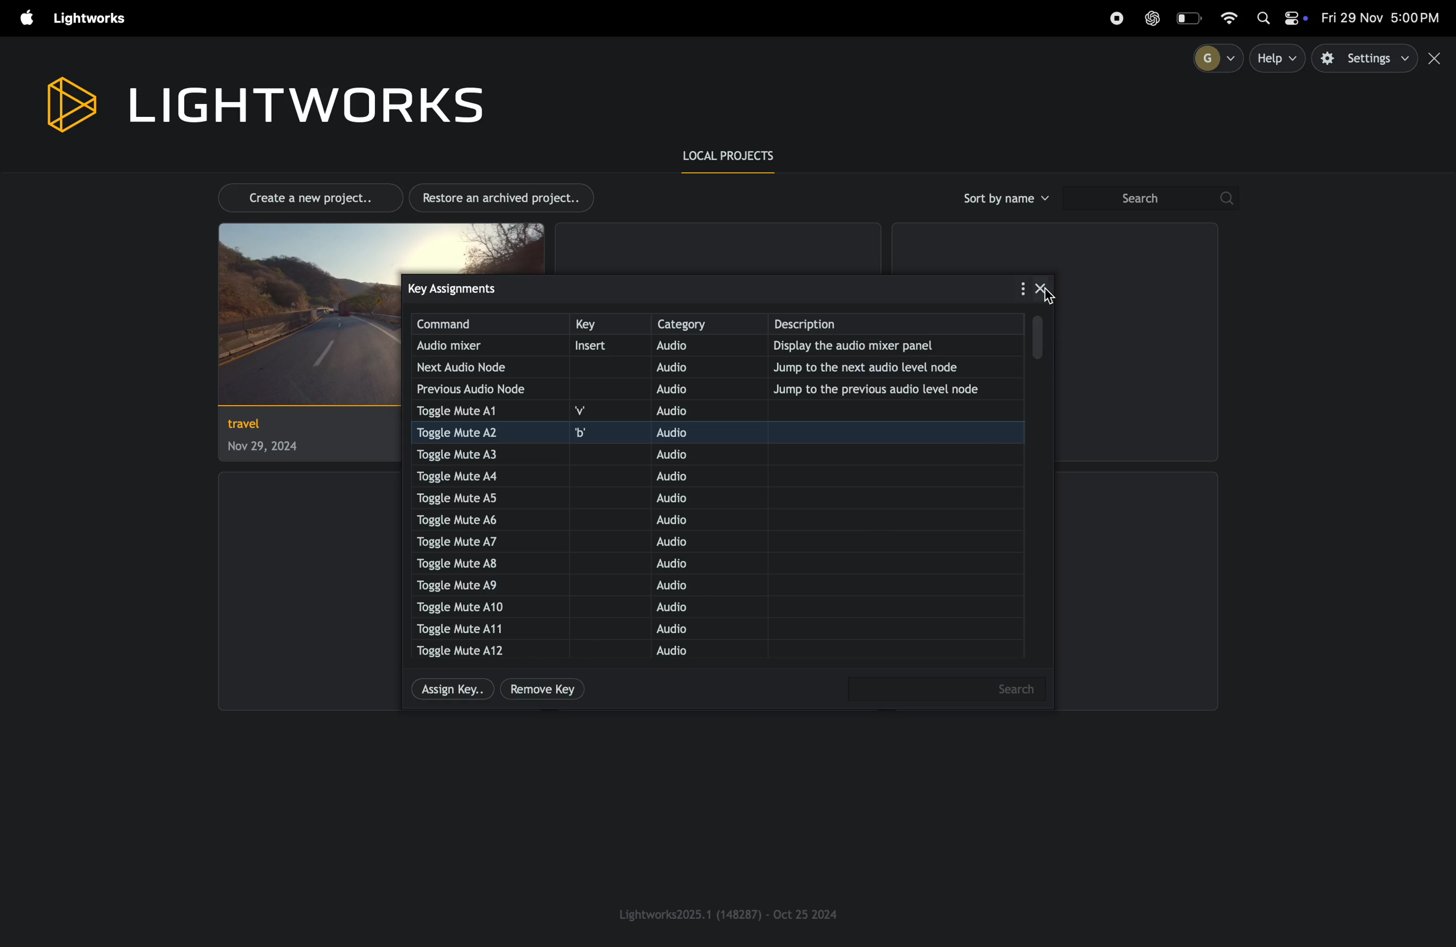  I want to click on toggle muteA7, so click(473, 543).